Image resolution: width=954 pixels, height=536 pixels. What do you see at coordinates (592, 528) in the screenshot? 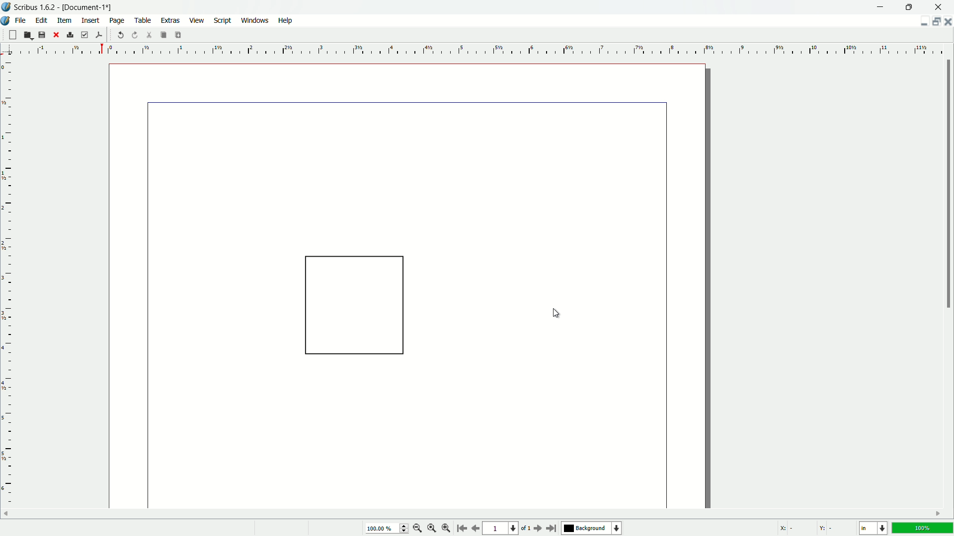
I see `background` at bounding box center [592, 528].